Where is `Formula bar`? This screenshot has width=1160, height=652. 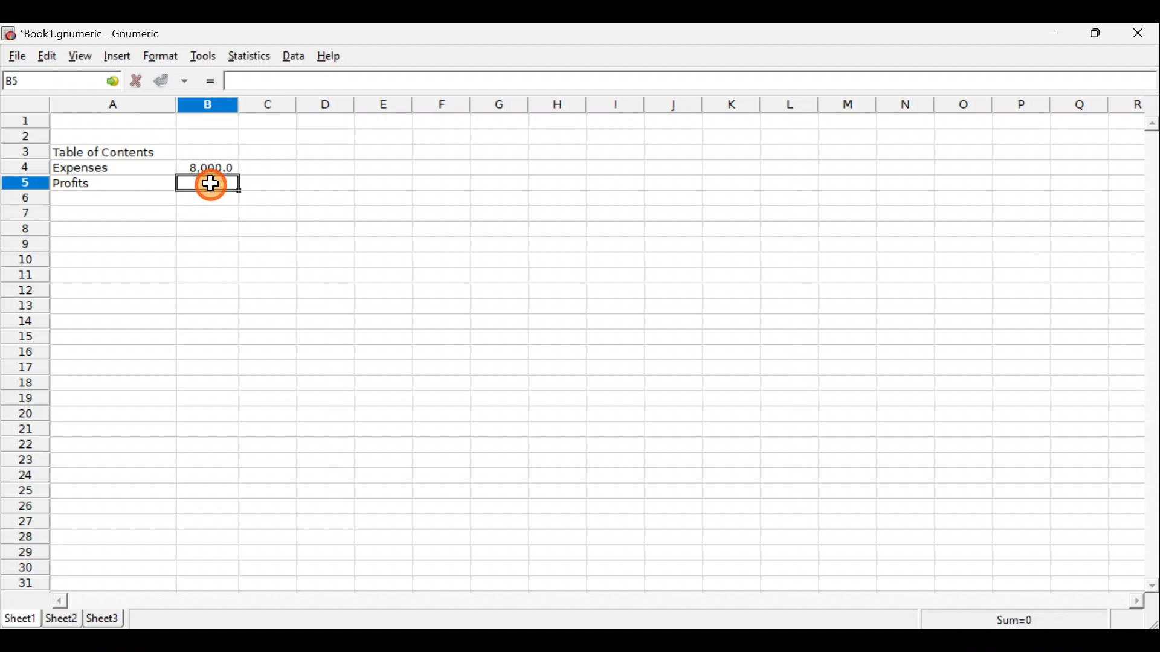 Formula bar is located at coordinates (689, 80).